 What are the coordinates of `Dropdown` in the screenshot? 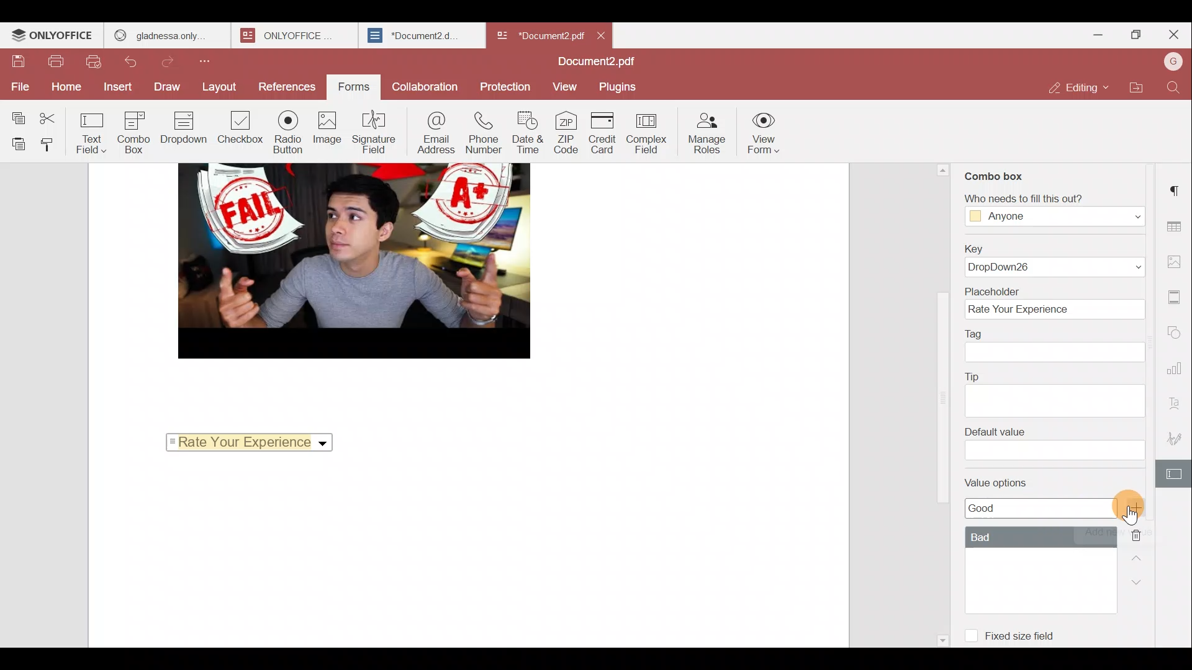 It's located at (186, 128).